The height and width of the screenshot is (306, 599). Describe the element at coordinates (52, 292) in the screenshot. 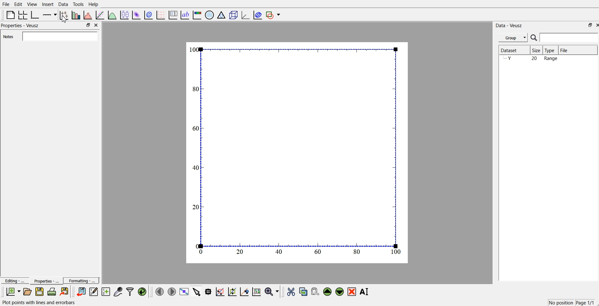

I see `Print` at that location.